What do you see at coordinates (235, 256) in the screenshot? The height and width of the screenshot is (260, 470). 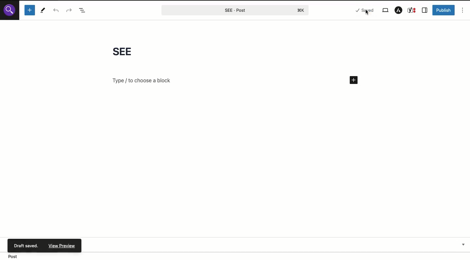 I see `Location` at bounding box center [235, 256].